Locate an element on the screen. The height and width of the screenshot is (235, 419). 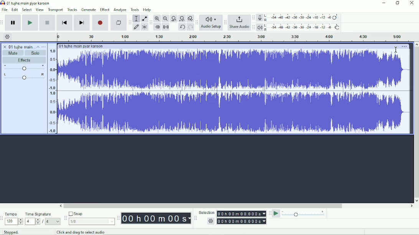
00h00m00s is located at coordinates (157, 219).